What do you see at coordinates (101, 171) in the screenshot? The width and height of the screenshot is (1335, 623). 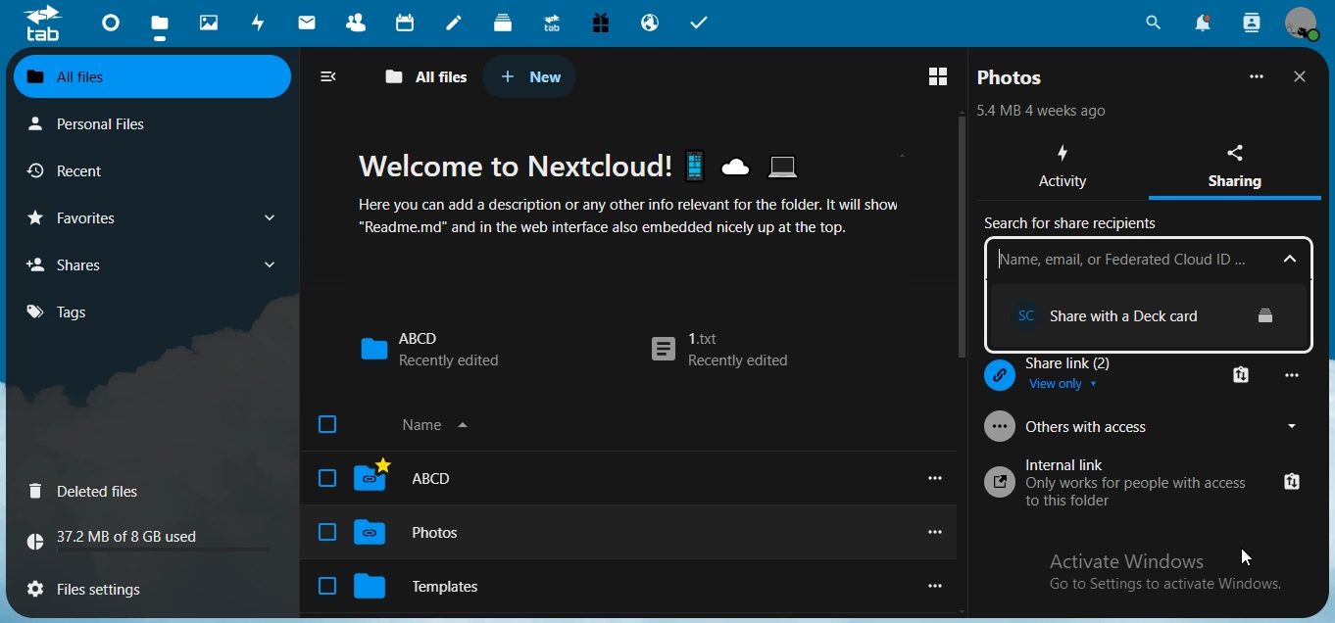 I see `recent` at bounding box center [101, 171].